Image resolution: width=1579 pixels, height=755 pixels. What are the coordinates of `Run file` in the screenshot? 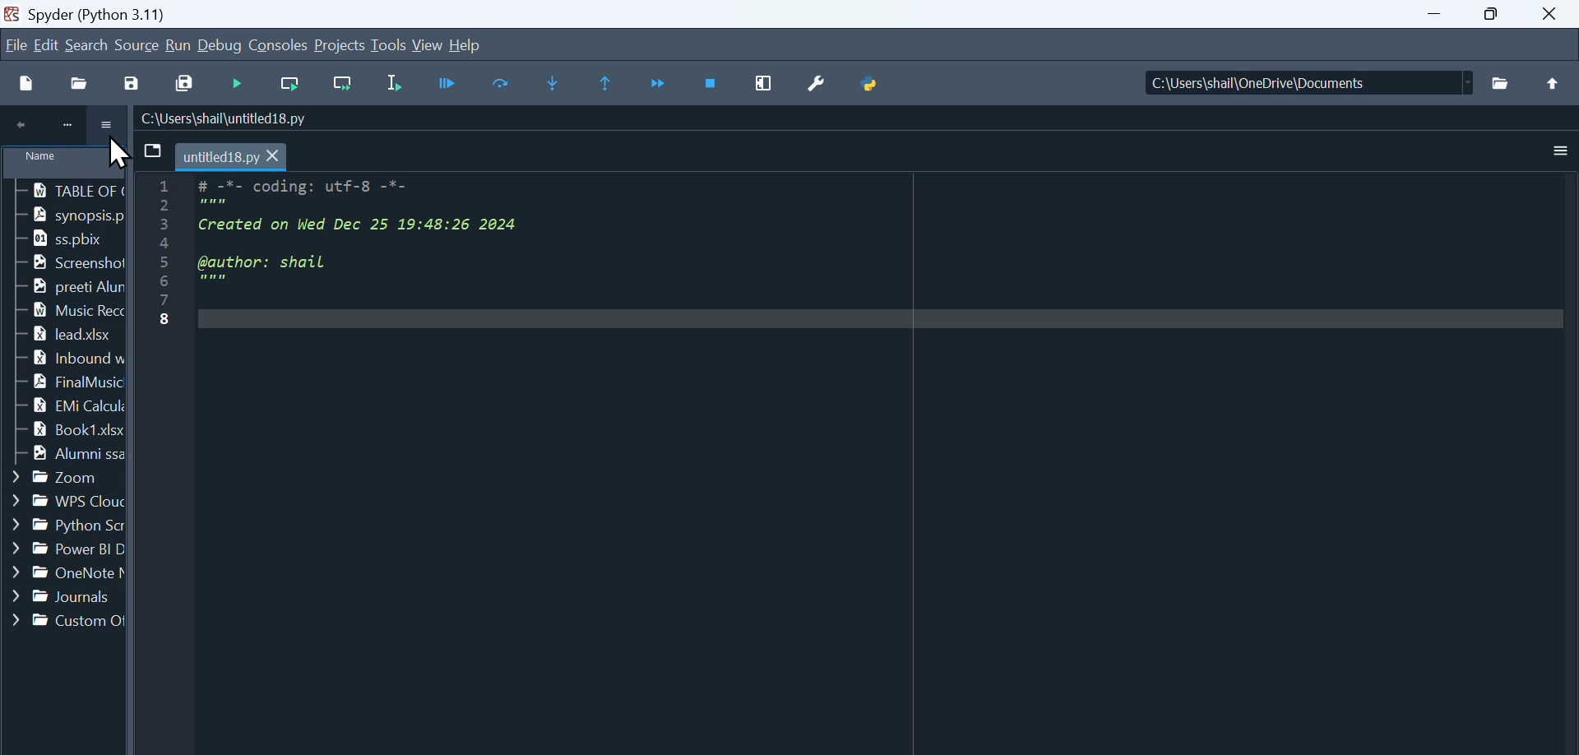 It's located at (239, 84).